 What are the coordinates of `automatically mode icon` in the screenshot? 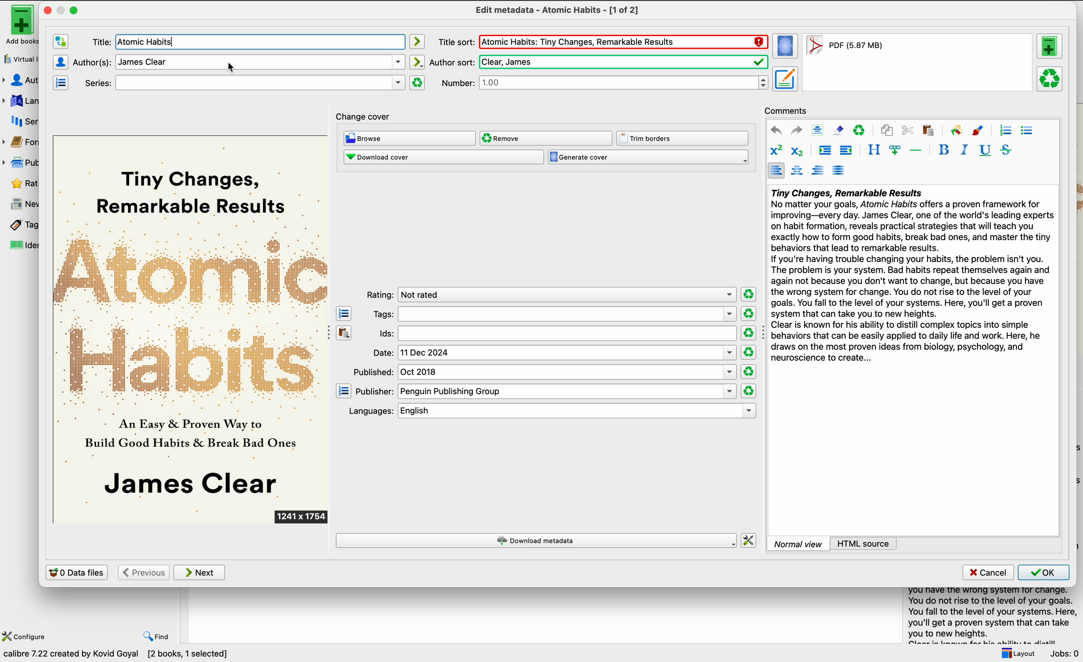 It's located at (418, 62).